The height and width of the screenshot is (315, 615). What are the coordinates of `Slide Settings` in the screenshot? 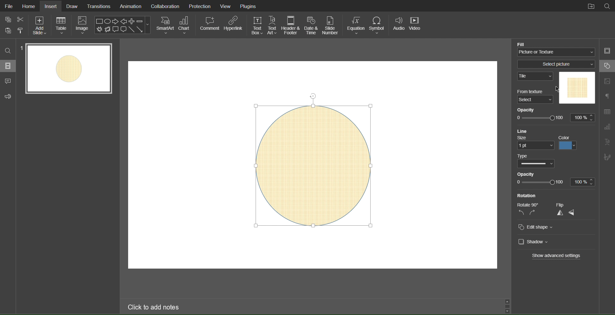 It's located at (607, 52).